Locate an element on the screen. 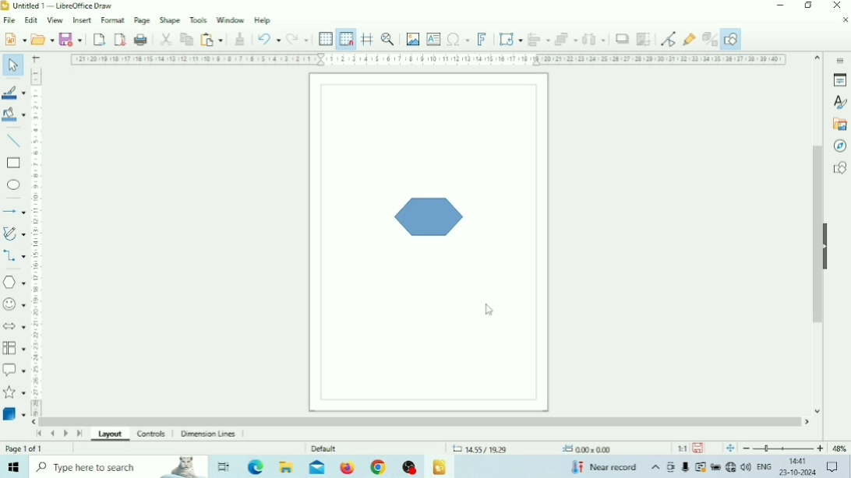 Image resolution: width=851 pixels, height=478 pixels. Minimize is located at coordinates (780, 5).